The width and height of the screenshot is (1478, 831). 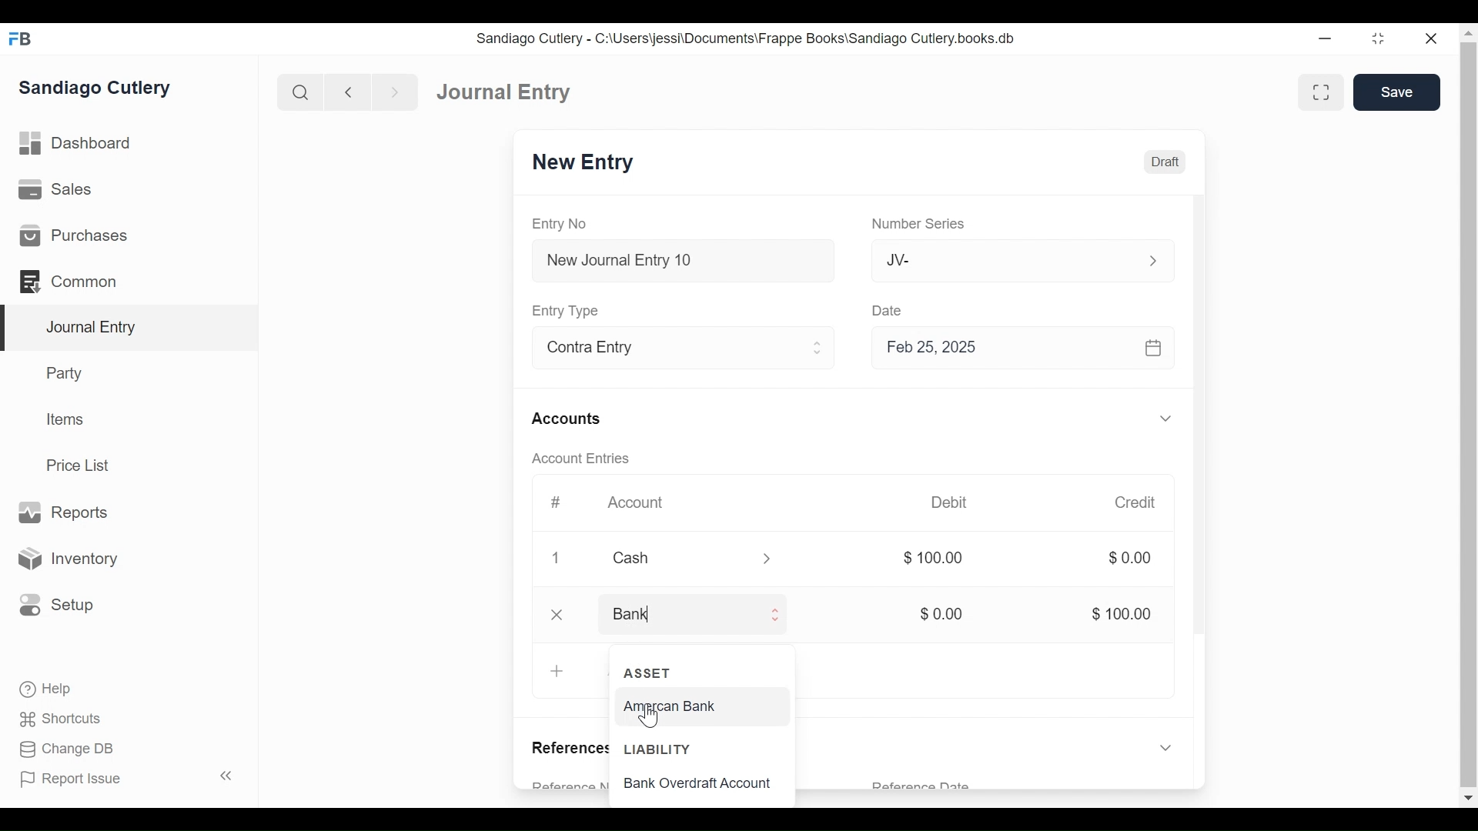 What do you see at coordinates (1162, 162) in the screenshot?
I see `Draft` at bounding box center [1162, 162].